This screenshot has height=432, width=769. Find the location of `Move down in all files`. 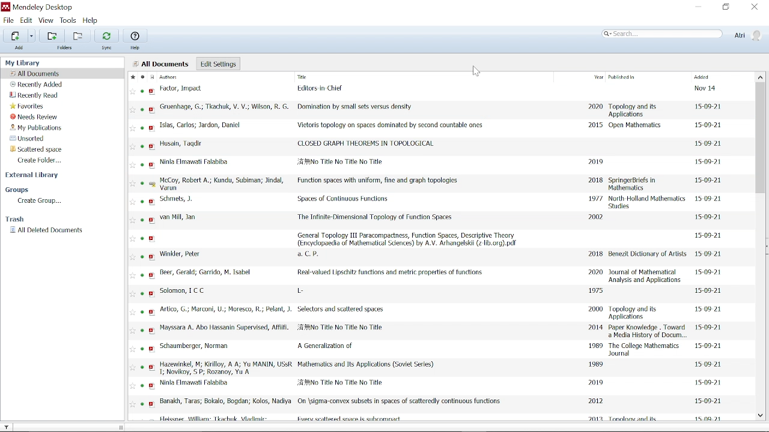

Move down in all files is located at coordinates (761, 415).